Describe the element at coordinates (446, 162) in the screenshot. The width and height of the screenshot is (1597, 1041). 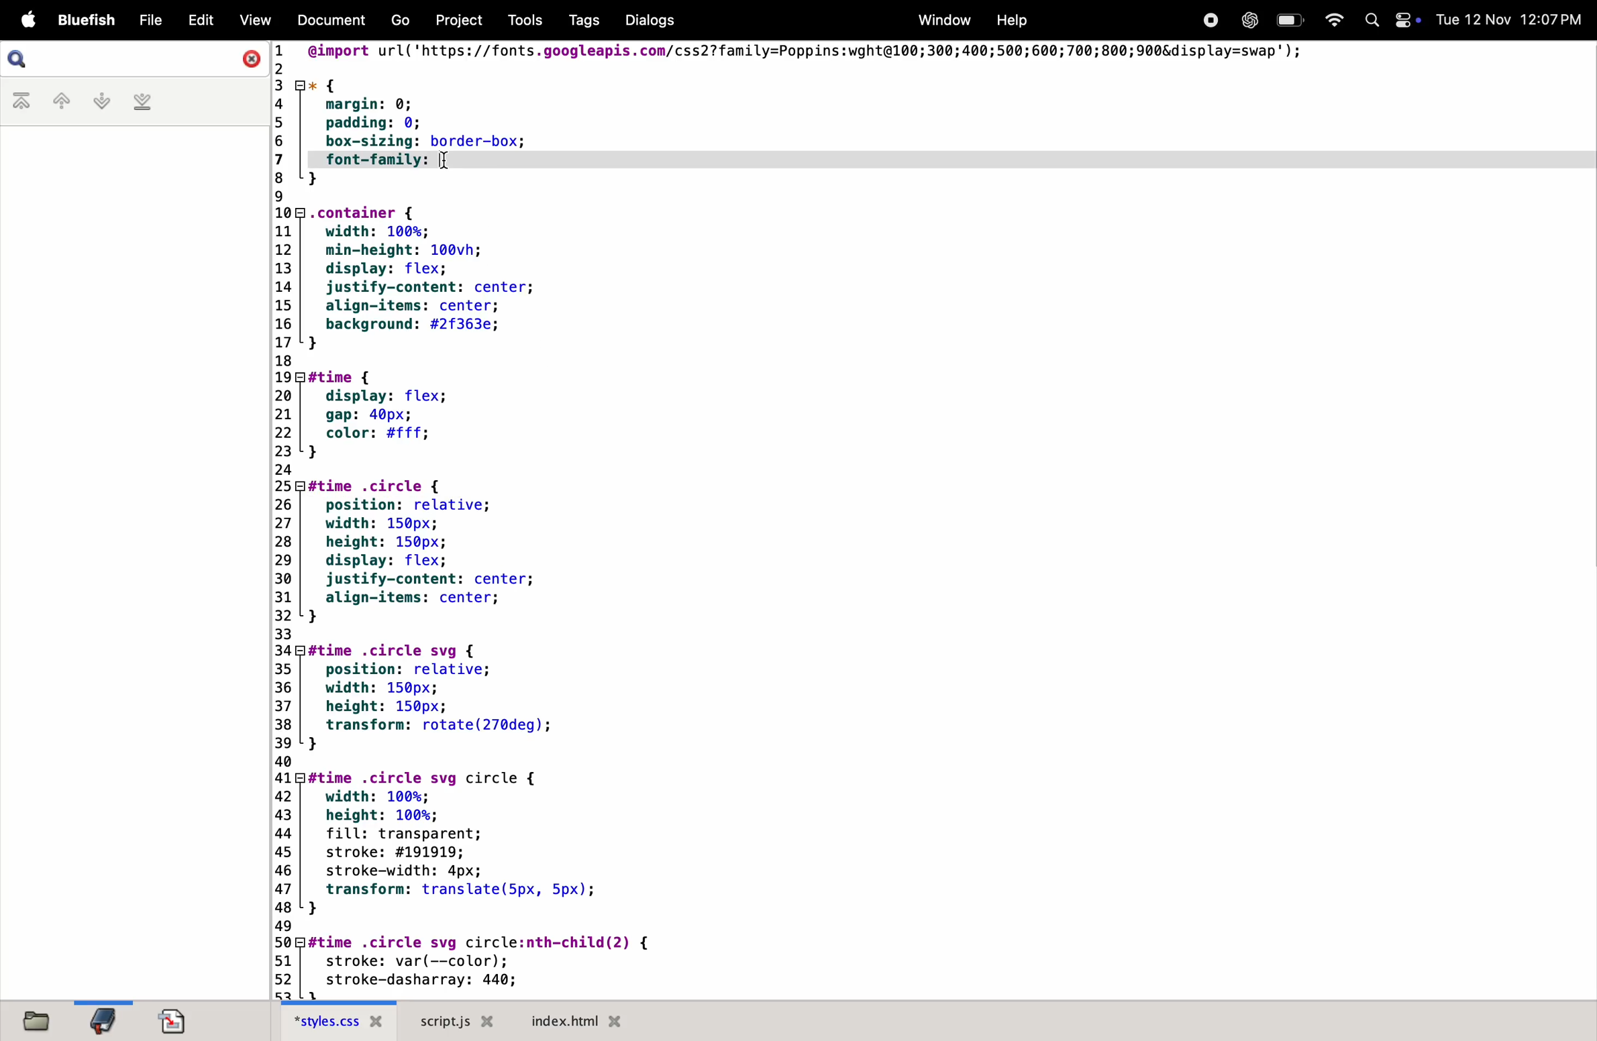
I see `cursor` at that location.